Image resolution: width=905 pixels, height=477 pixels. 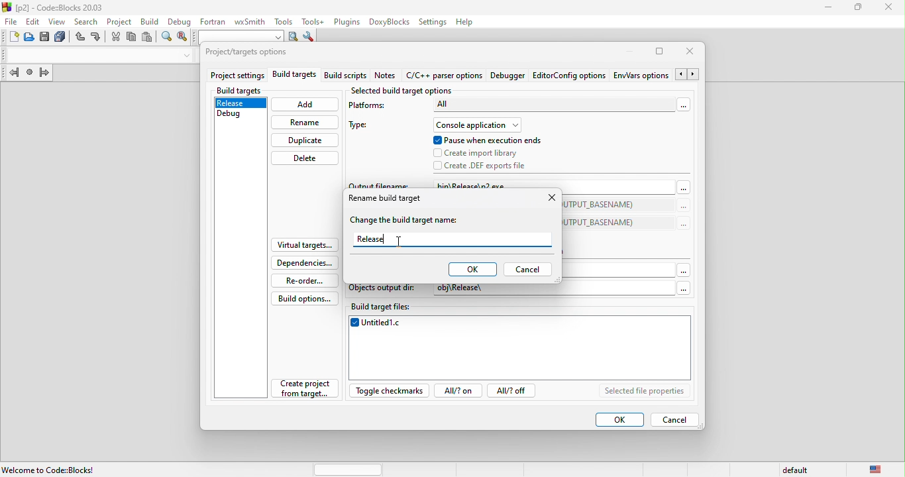 What do you see at coordinates (305, 141) in the screenshot?
I see `duplicate` at bounding box center [305, 141].